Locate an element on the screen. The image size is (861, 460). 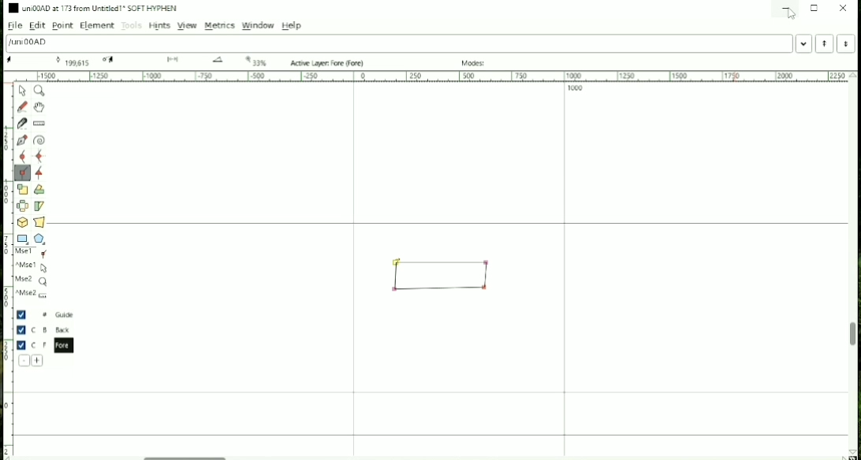
Hints is located at coordinates (159, 27).